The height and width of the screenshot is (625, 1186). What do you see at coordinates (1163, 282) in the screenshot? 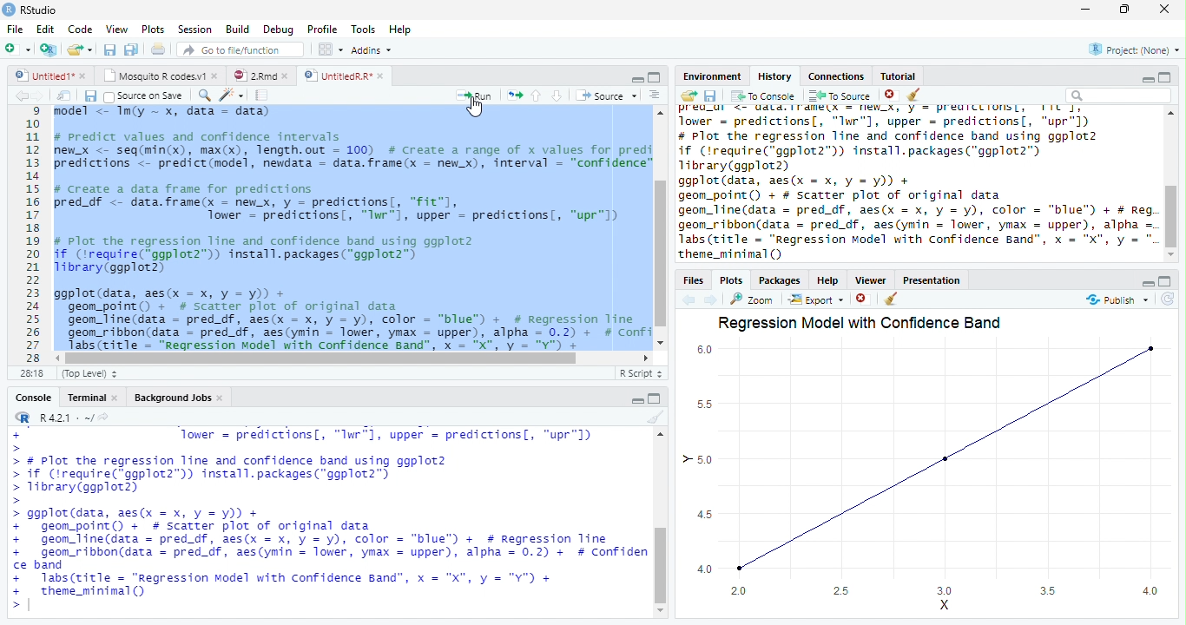
I see `Maximize` at bounding box center [1163, 282].